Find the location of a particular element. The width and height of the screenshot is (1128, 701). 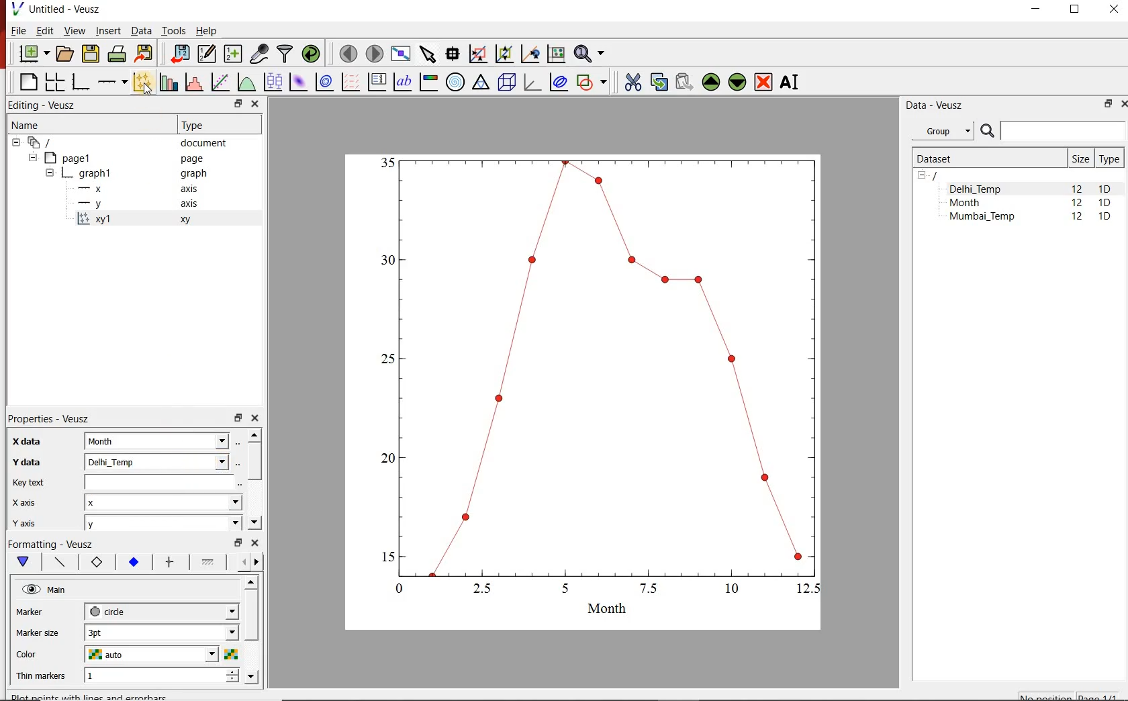

Ternary graph is located at coordinates (481, 83).